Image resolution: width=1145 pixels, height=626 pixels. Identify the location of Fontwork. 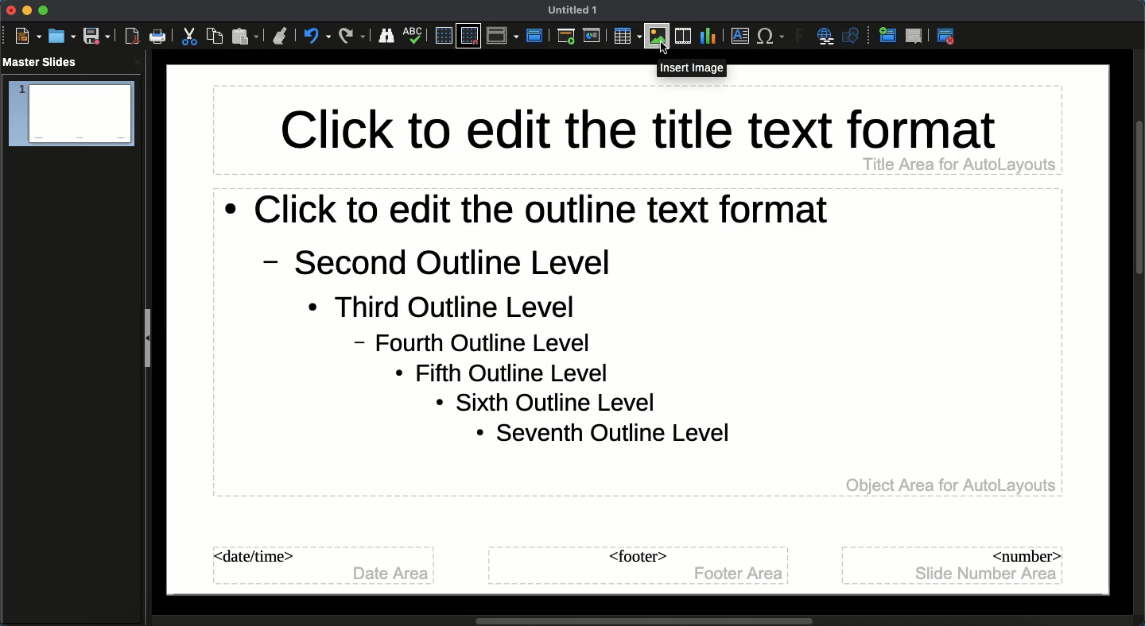
(798, 36).